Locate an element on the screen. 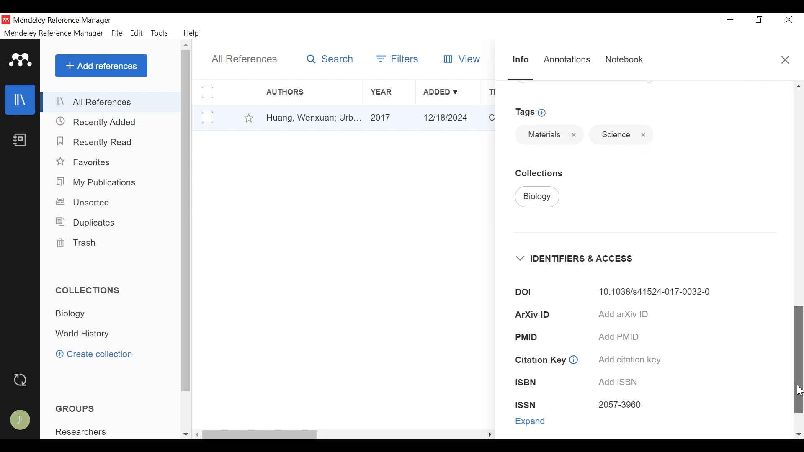 The image size is (804, 452). Avatar is located at coordinates (20, 420).